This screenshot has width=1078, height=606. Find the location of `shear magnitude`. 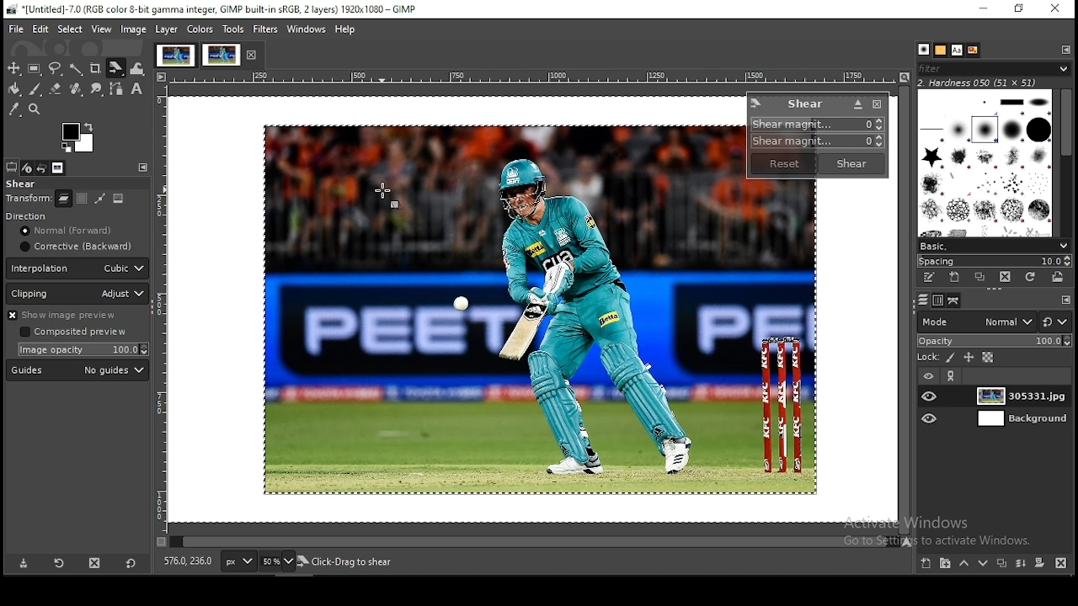

shear magnitude is located at coordinates (814, 142).